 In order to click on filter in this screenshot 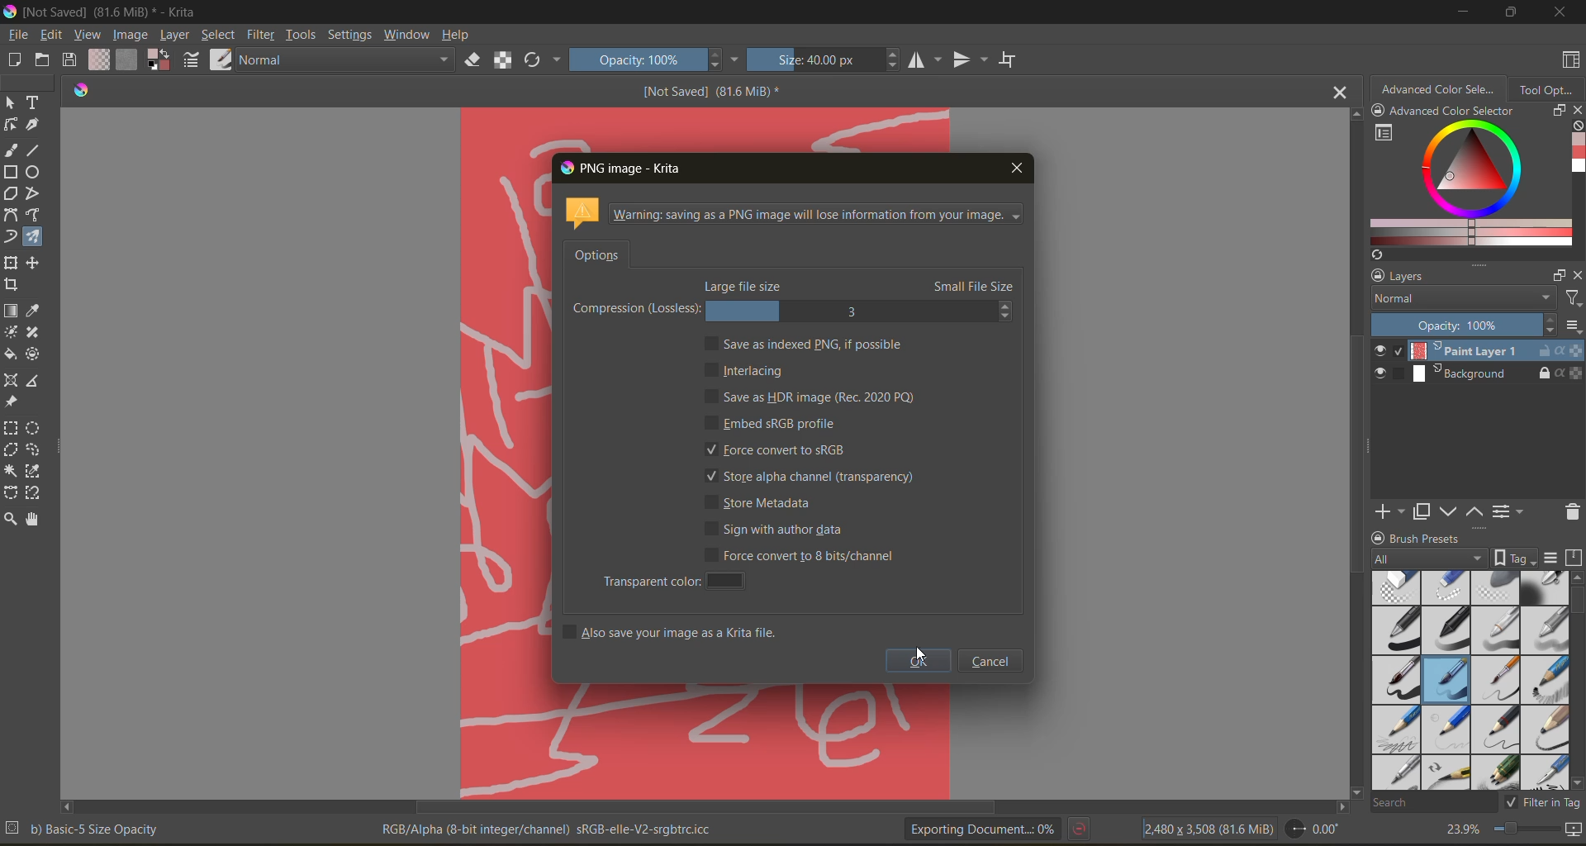, I will do `click(262, 36)`.